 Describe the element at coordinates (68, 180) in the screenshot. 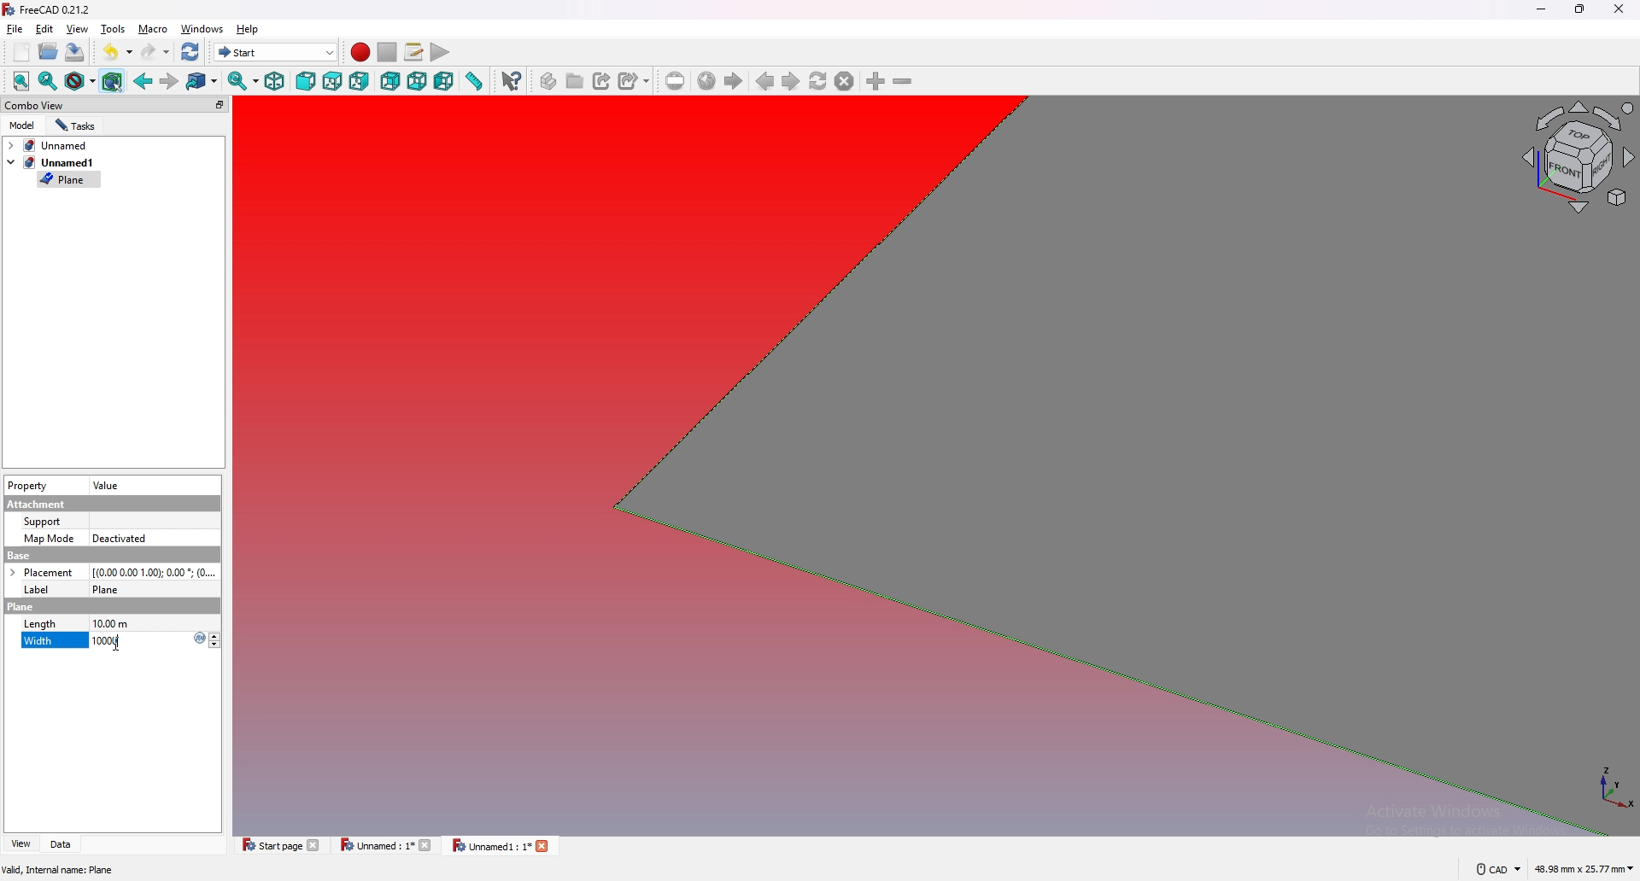

I see `plane` at that location.